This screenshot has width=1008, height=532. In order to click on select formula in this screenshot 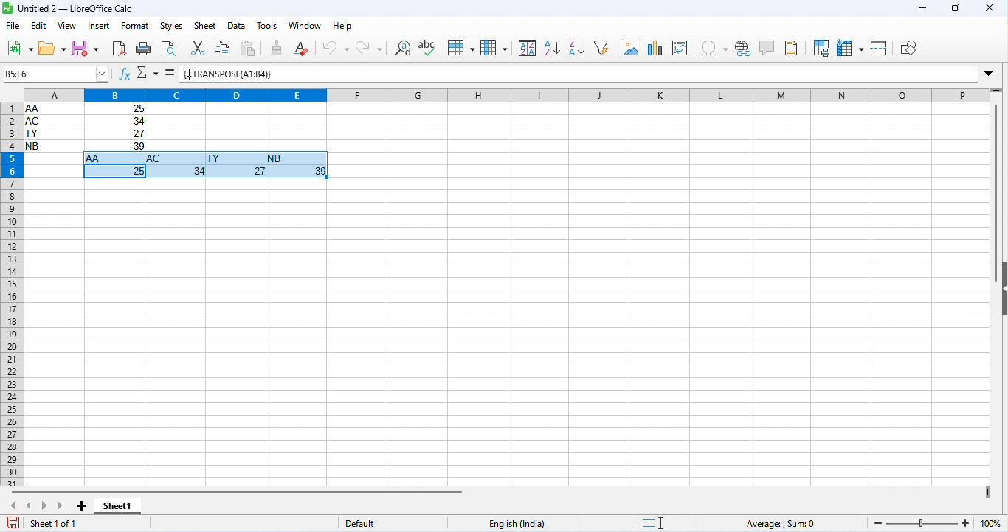, I will do `click(56, 74)`.